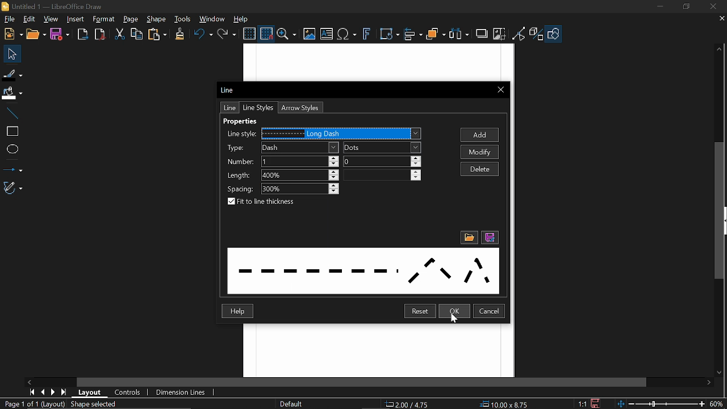 The width and height of the screenshot is (727, 409). Describe the element at coordinates (203, 34) in the screenshot. I see `Undo` at that location.